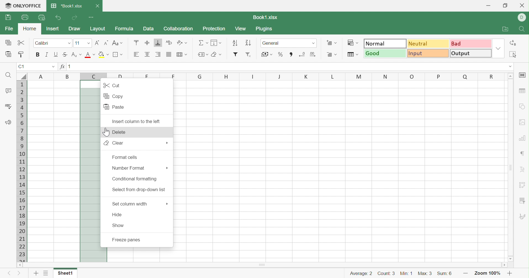  What do you see at coordinates (158, 43) in the screenshot?
I see `Align Bottom` at bounding box center [158, 43].